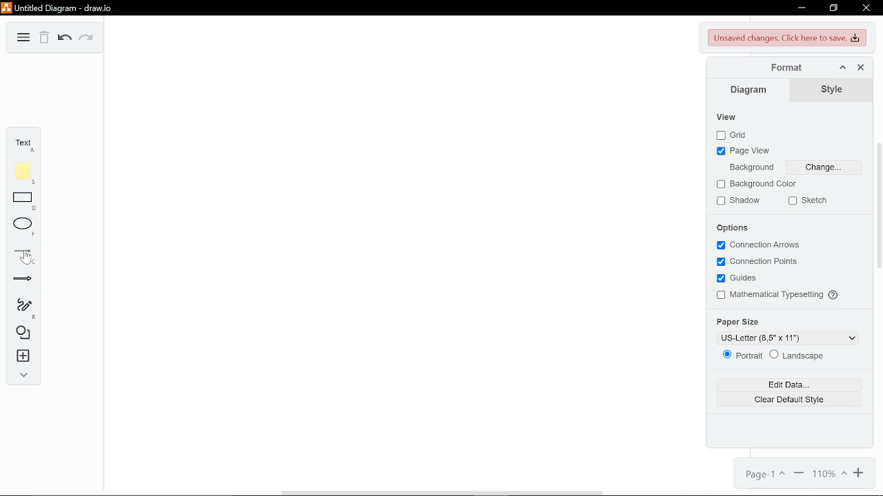 This screenshot has height=496, width=883. Describe the element at coordinates (749, 167) in the screenshot. I see `Background` at that location.